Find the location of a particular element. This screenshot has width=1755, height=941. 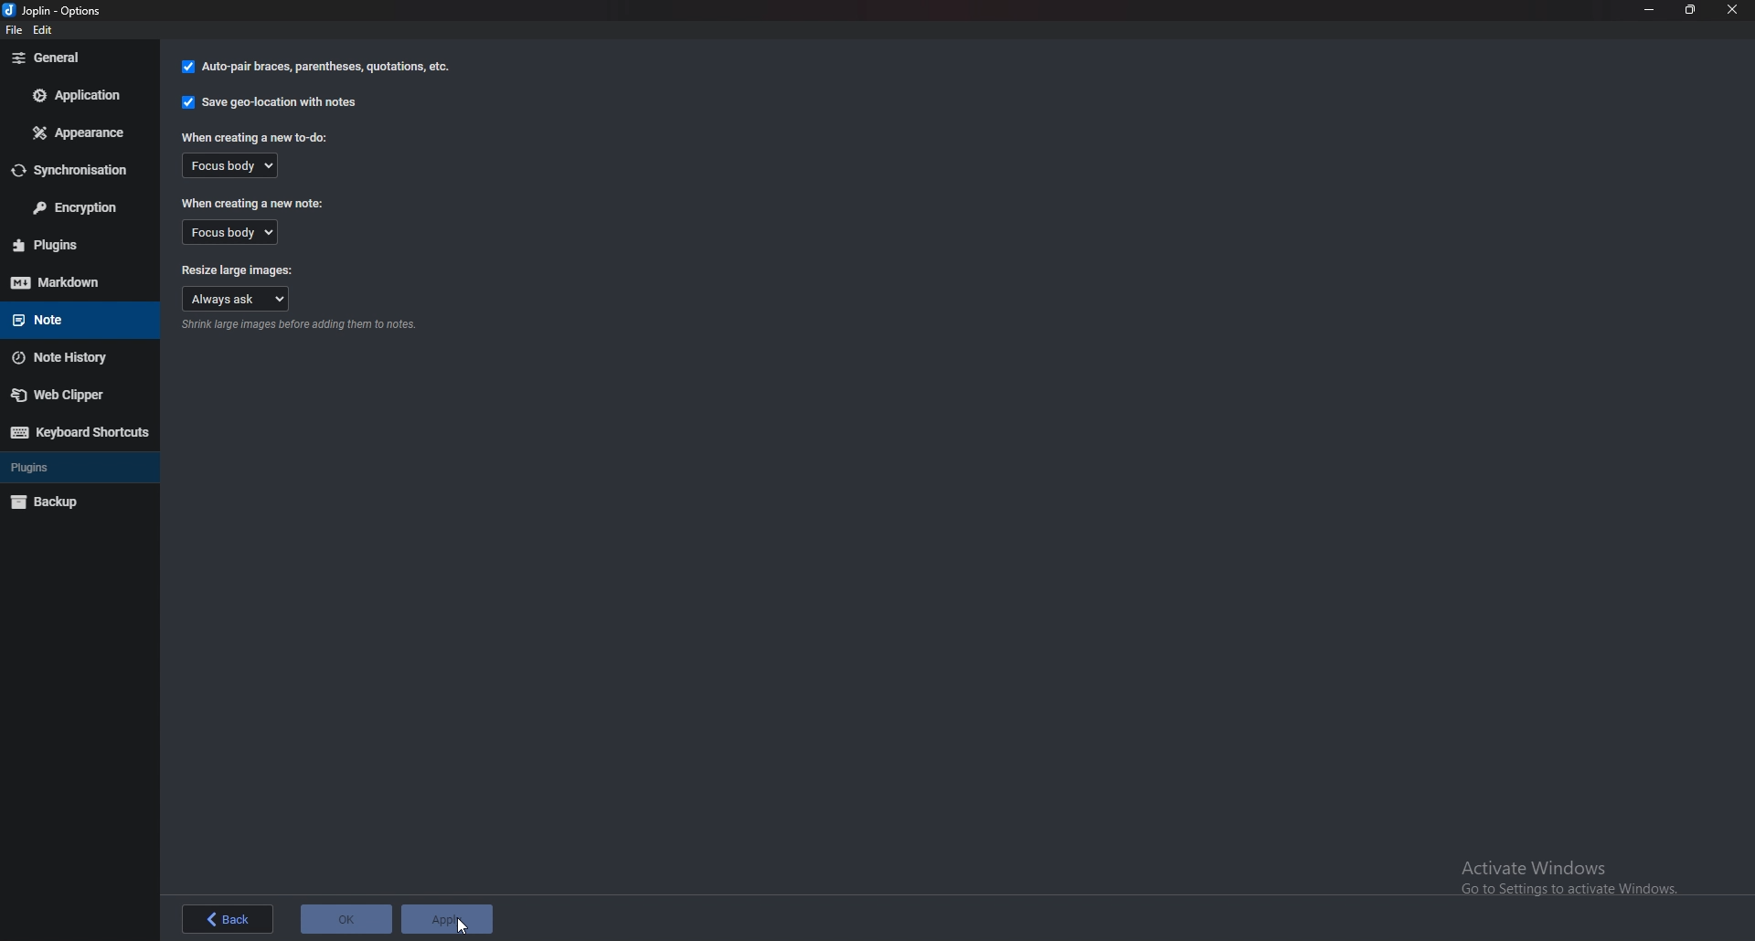

Minimize is located at coordinates (1649, 9).